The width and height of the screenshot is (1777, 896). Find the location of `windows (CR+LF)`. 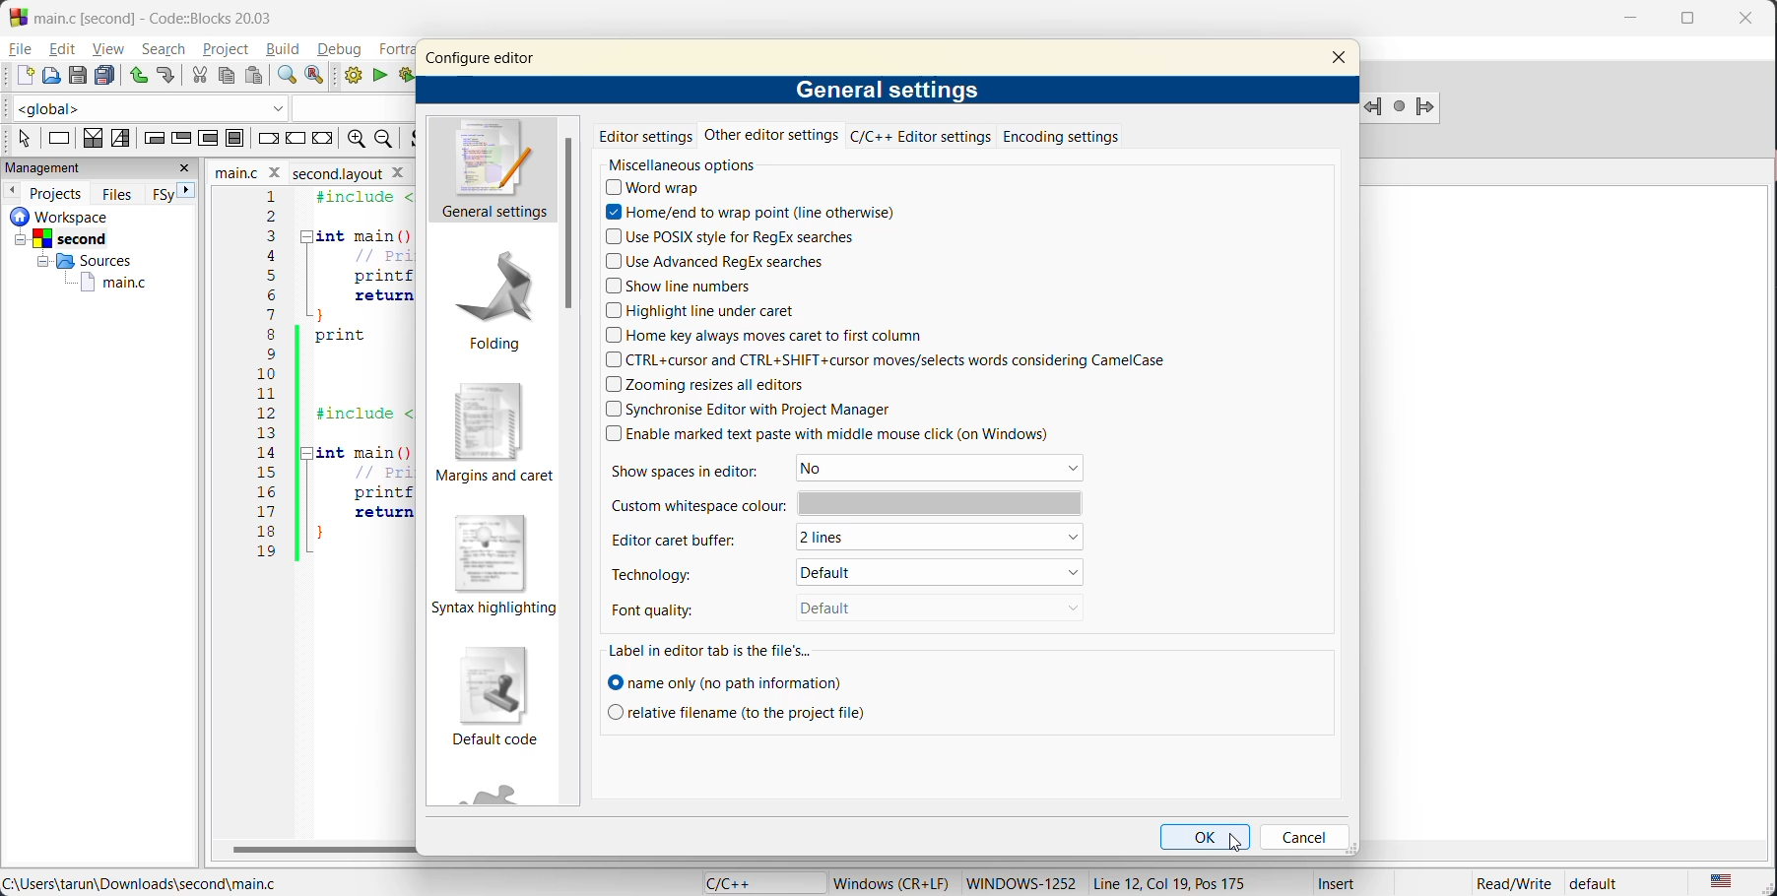

windows (CR+LF) is located at coordinates (892, 882).